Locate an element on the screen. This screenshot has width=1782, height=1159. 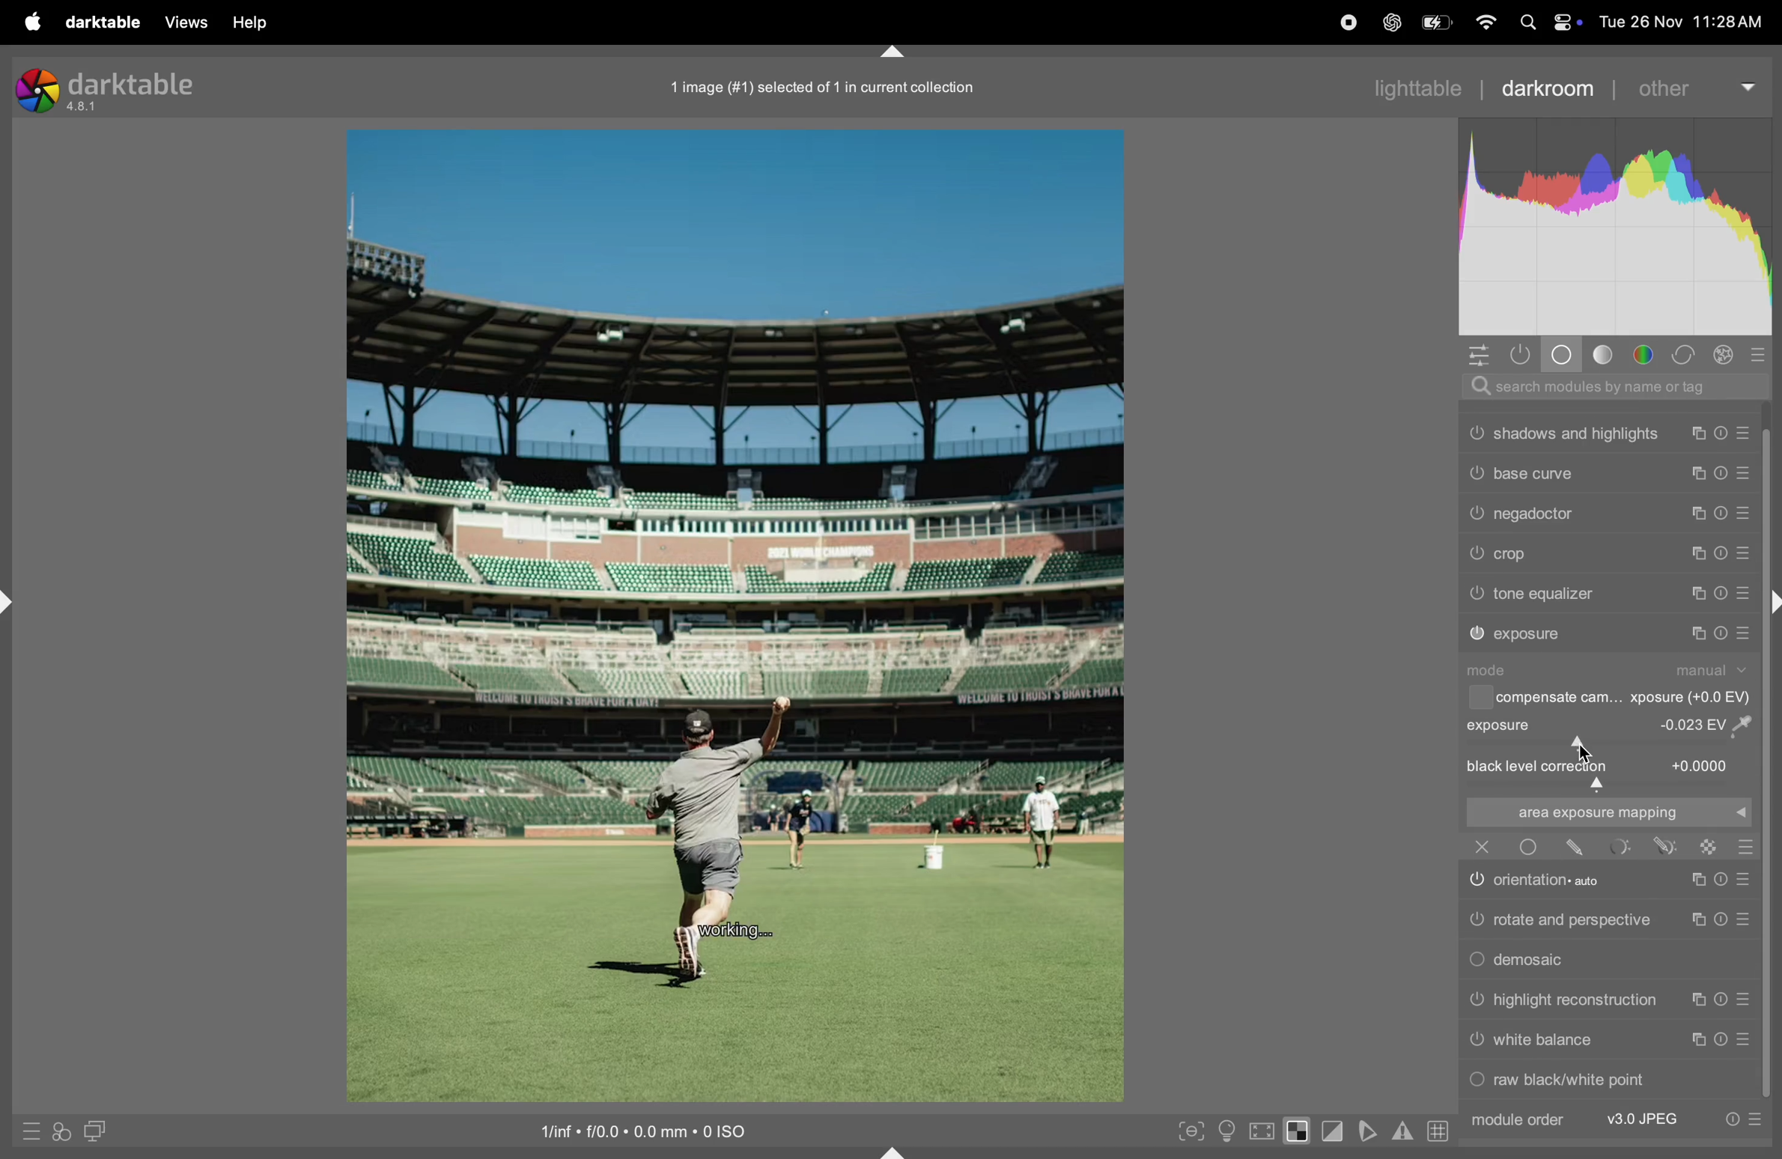
close is located at coordinates (1483, 846).